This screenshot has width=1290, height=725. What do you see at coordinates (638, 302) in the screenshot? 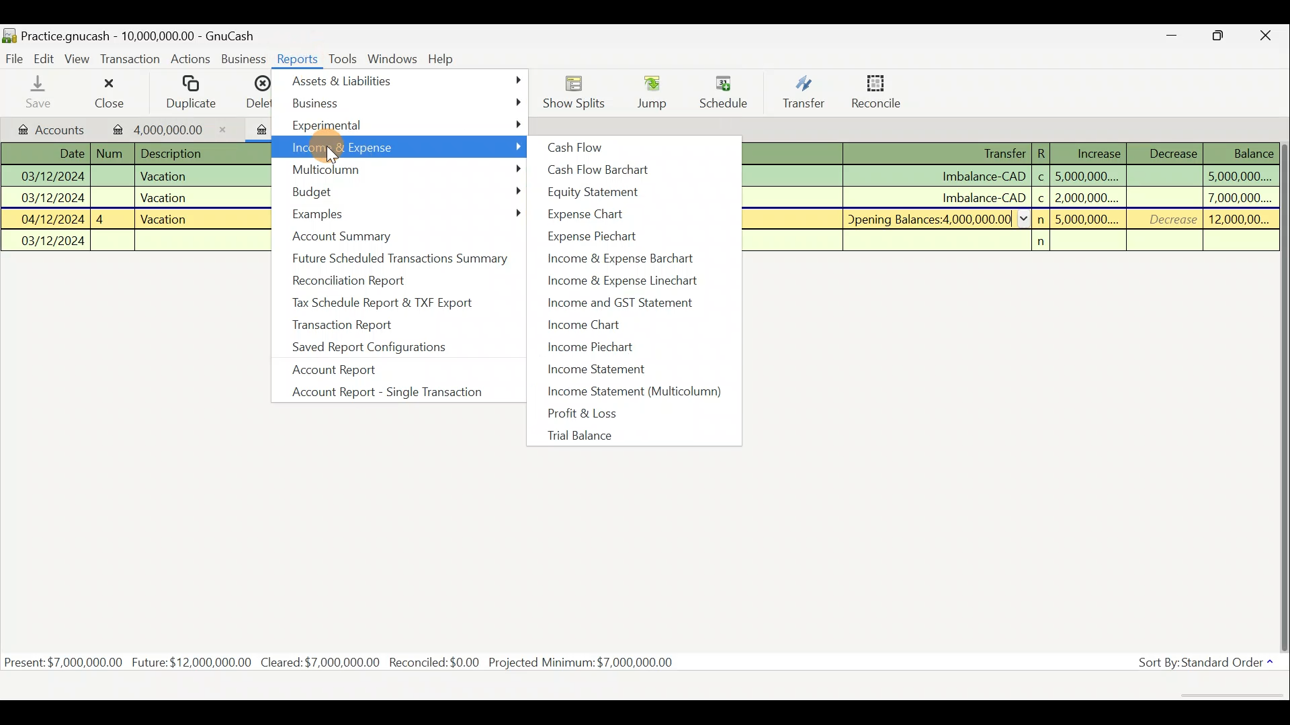
I see `Income and GST statement` at bounding box center [638, 302].